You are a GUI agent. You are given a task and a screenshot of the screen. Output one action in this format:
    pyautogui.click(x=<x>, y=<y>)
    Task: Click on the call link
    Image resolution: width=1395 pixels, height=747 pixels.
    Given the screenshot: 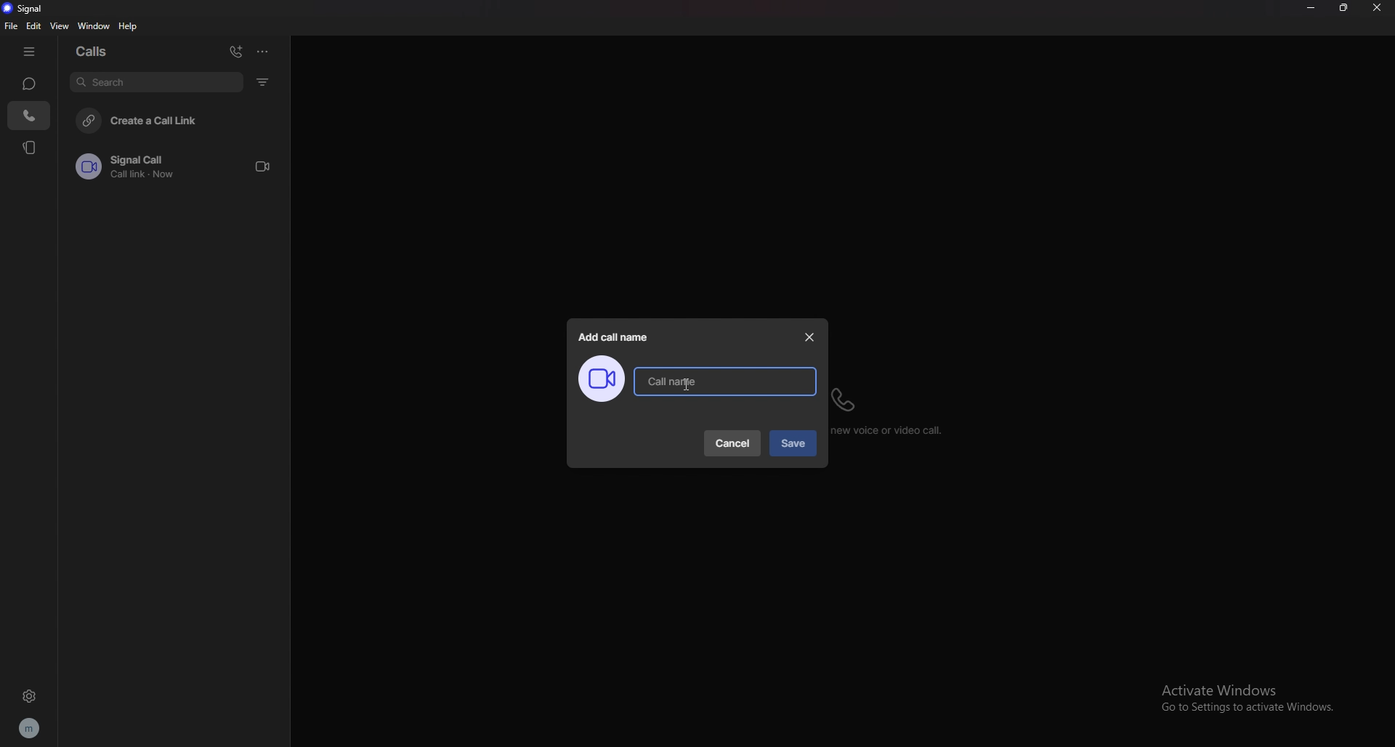 What is the action you would take?
    pyautogui.click(x=179, y=166)
    